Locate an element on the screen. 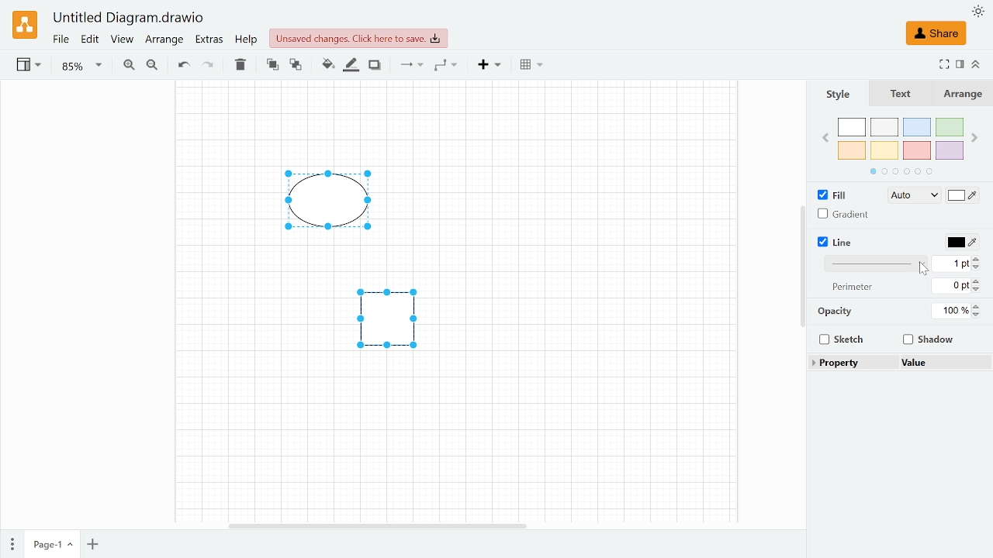 This screenshot has height=558, width=993. Format is located at coordinates (960, 64).